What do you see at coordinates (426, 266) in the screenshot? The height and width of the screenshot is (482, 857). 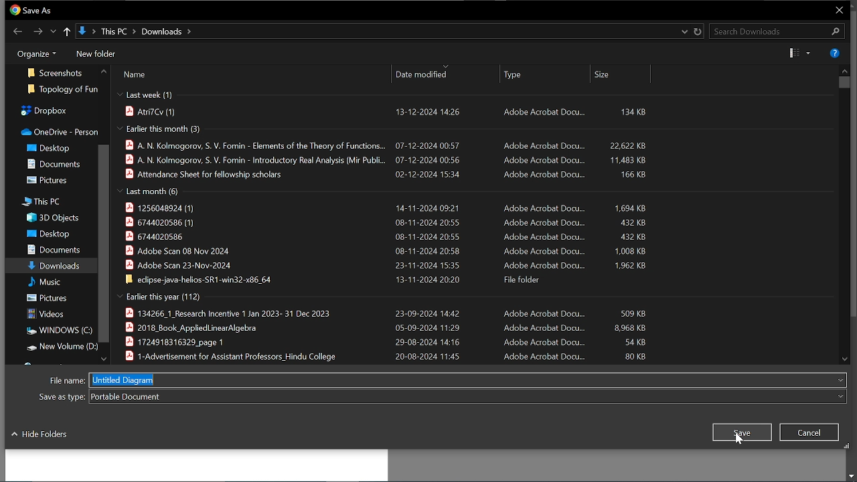 I see `23-11-2024 15:35` at bounding box center [426, 266].